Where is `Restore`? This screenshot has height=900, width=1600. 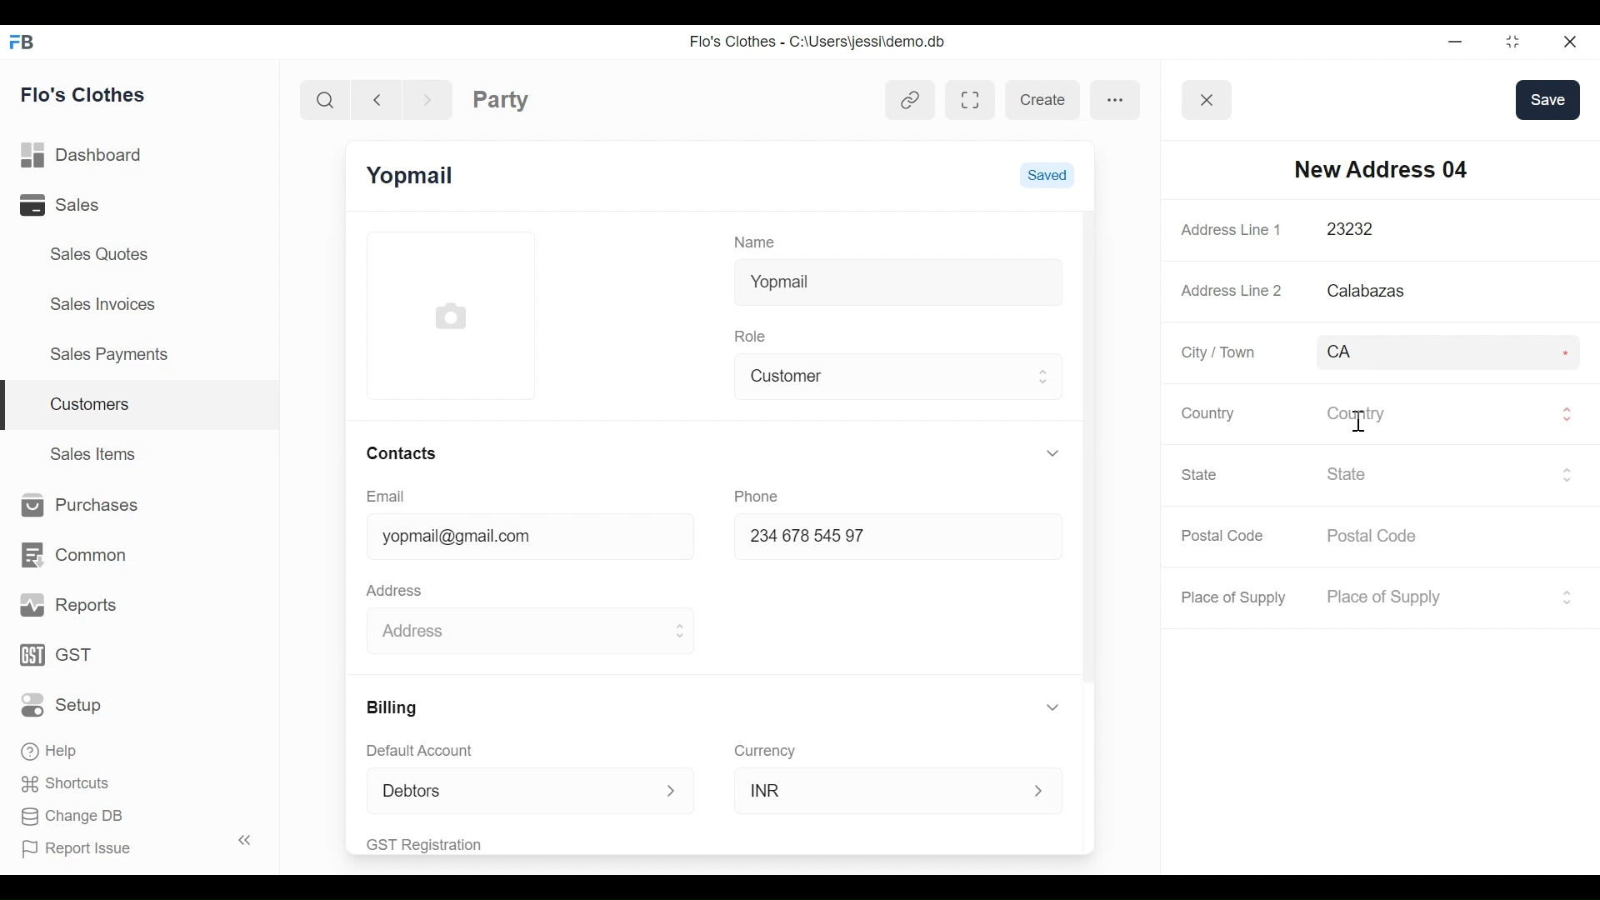
Restore is located at coordinates (1507, 42).